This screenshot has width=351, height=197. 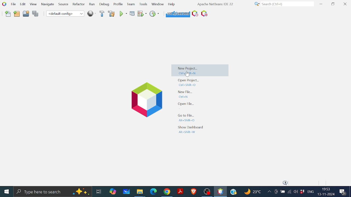 What do you see at coordinates (144, 4) in the screenshot?
I see `Tools` at bounding box center [144, 4].